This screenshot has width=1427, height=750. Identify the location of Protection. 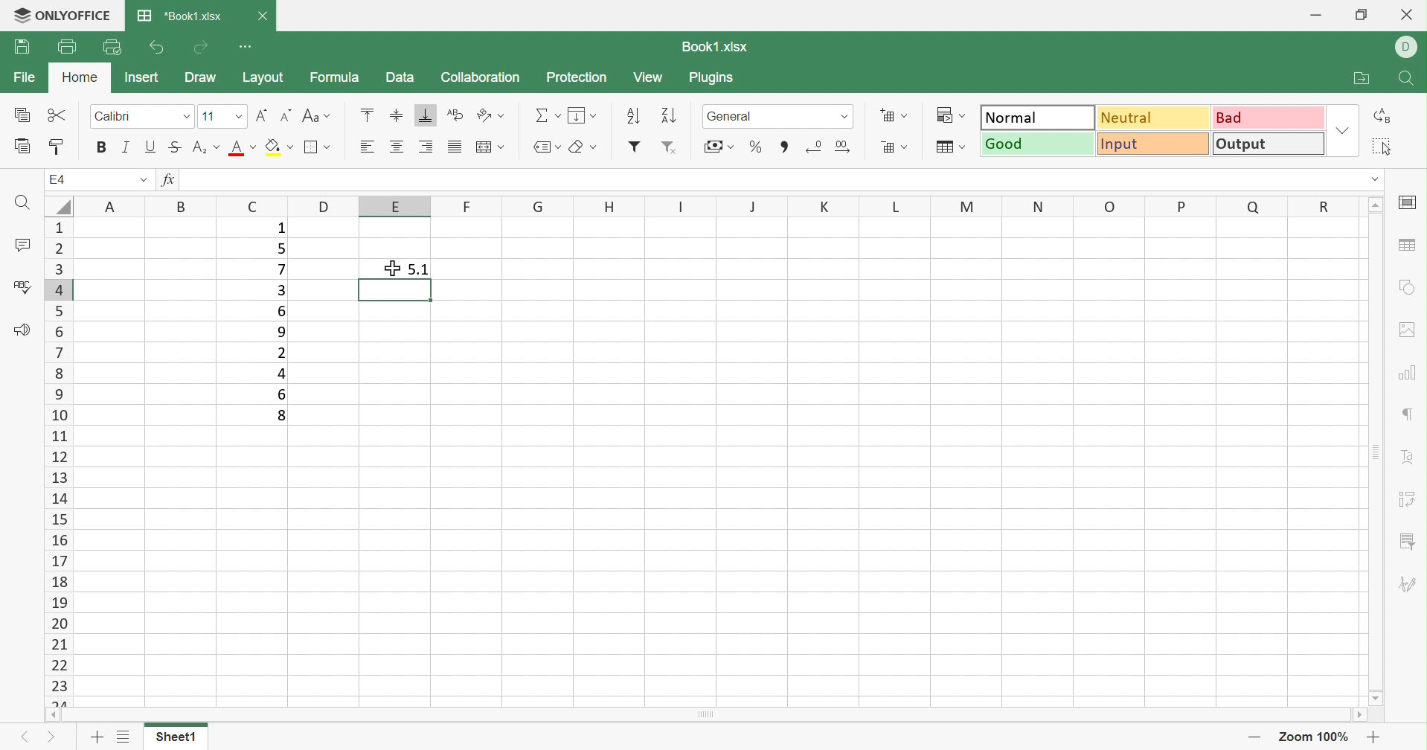
(577, 78).